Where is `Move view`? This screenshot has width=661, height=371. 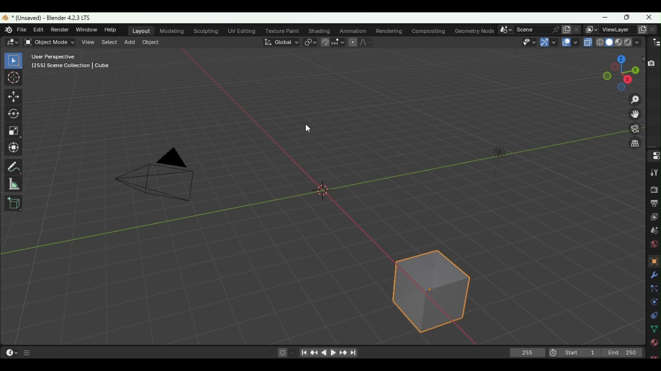 Move view is located at coordinates (634, 114).